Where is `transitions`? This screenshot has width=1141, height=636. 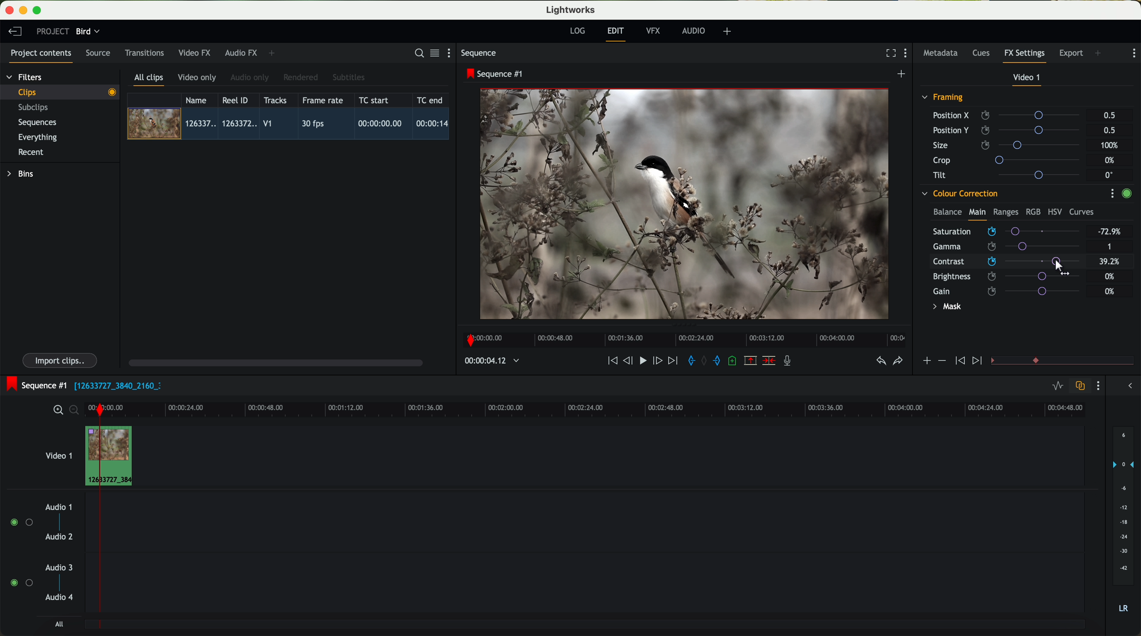 transitions is located at coordinates (144, 53).